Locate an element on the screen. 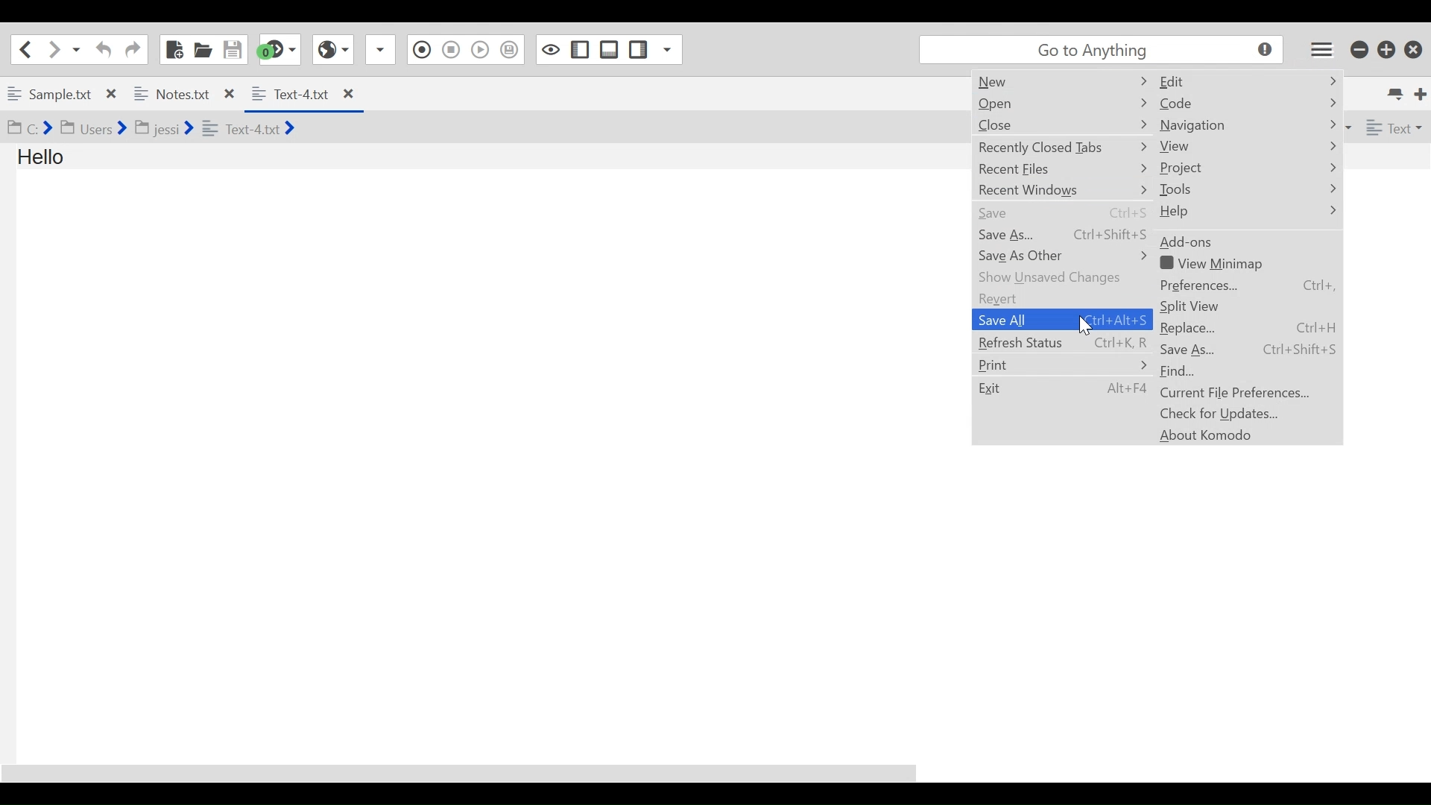 The image size is (1431, 805). Recent Files is located at coordinates (1063, 168).